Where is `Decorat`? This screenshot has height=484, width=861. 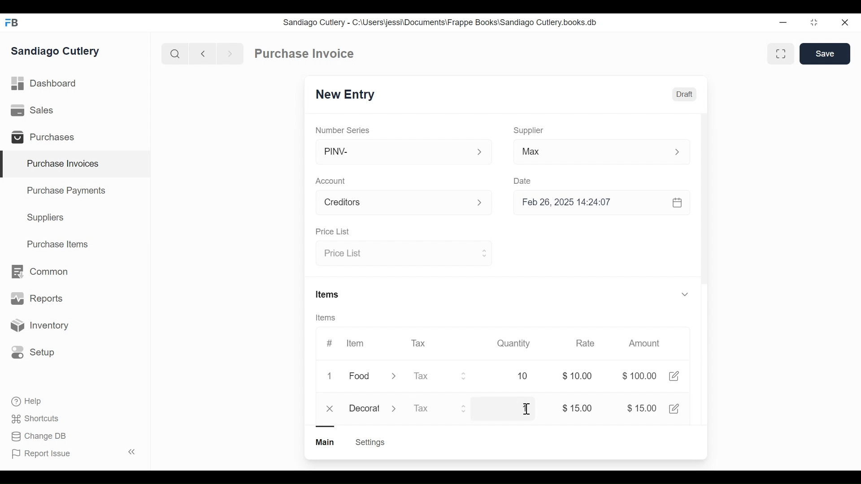
Decorat is located at coordinates (365, 407).